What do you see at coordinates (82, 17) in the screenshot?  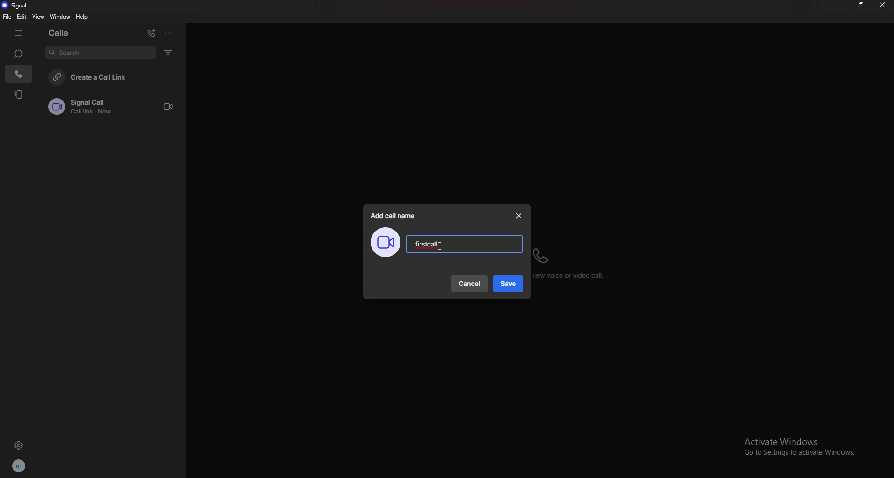 I see `help` at bounding box center [82, 17].